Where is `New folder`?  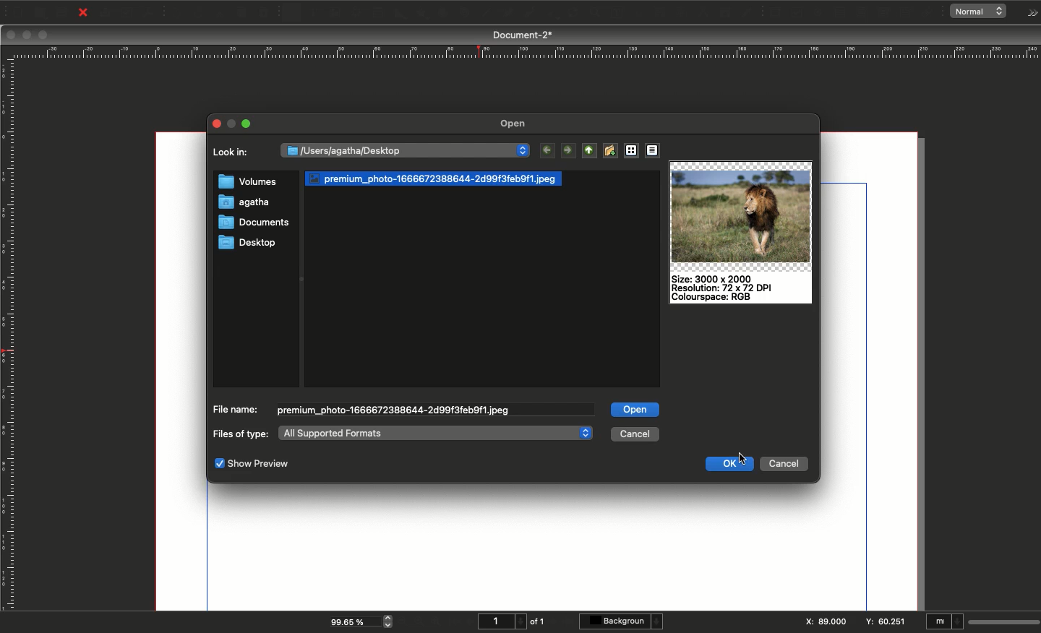
New folder is located at coordinates (609, 150).